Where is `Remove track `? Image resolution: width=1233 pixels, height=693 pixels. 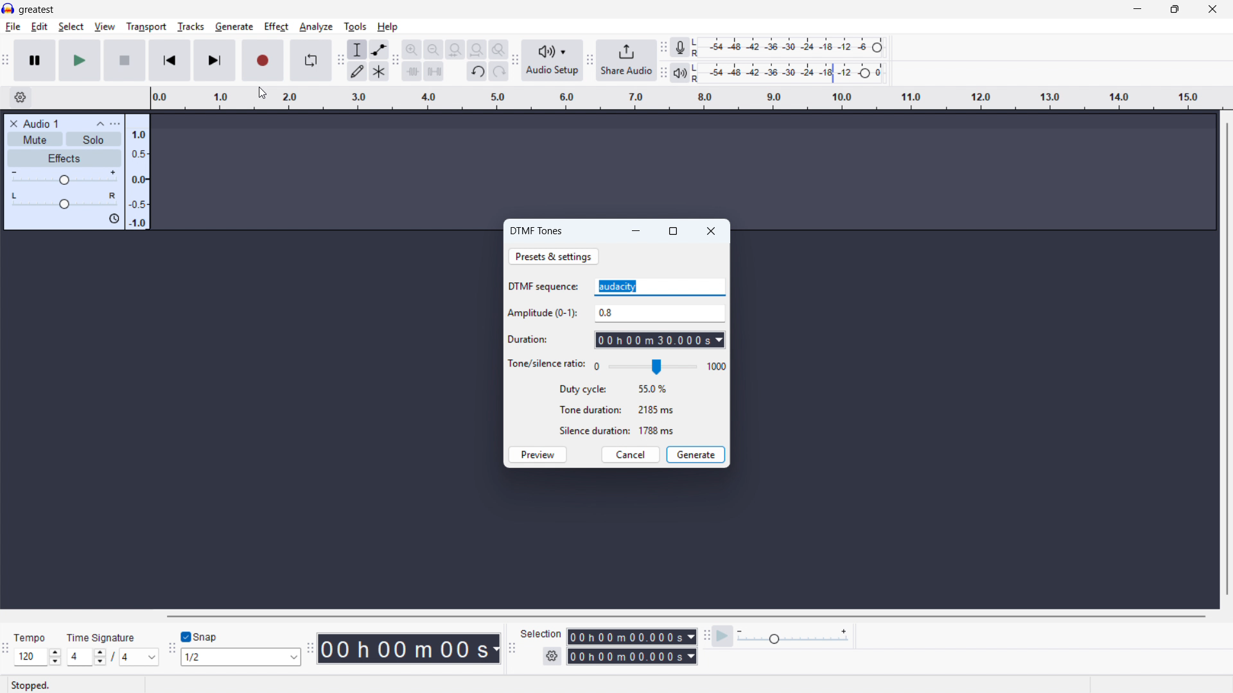
Remove track  is located at coordinates (13, 124).